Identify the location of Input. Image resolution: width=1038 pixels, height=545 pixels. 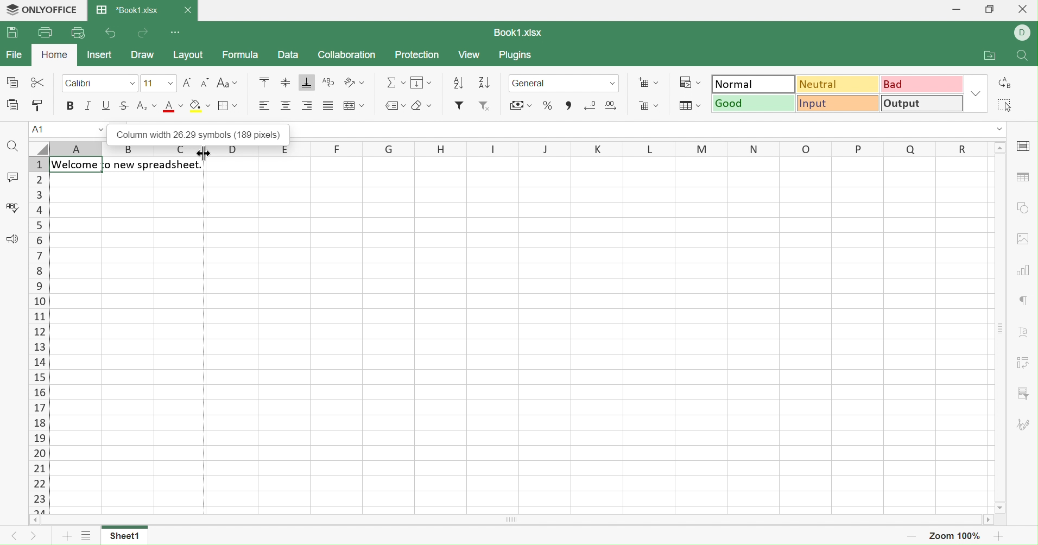
(839, 104).